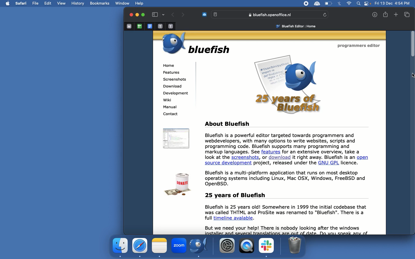 This screenshot has height=259, width=415. What do you see at coordinates (204, 15) in the screenshot?
I see `Extension` at bounding box center [204, 15].